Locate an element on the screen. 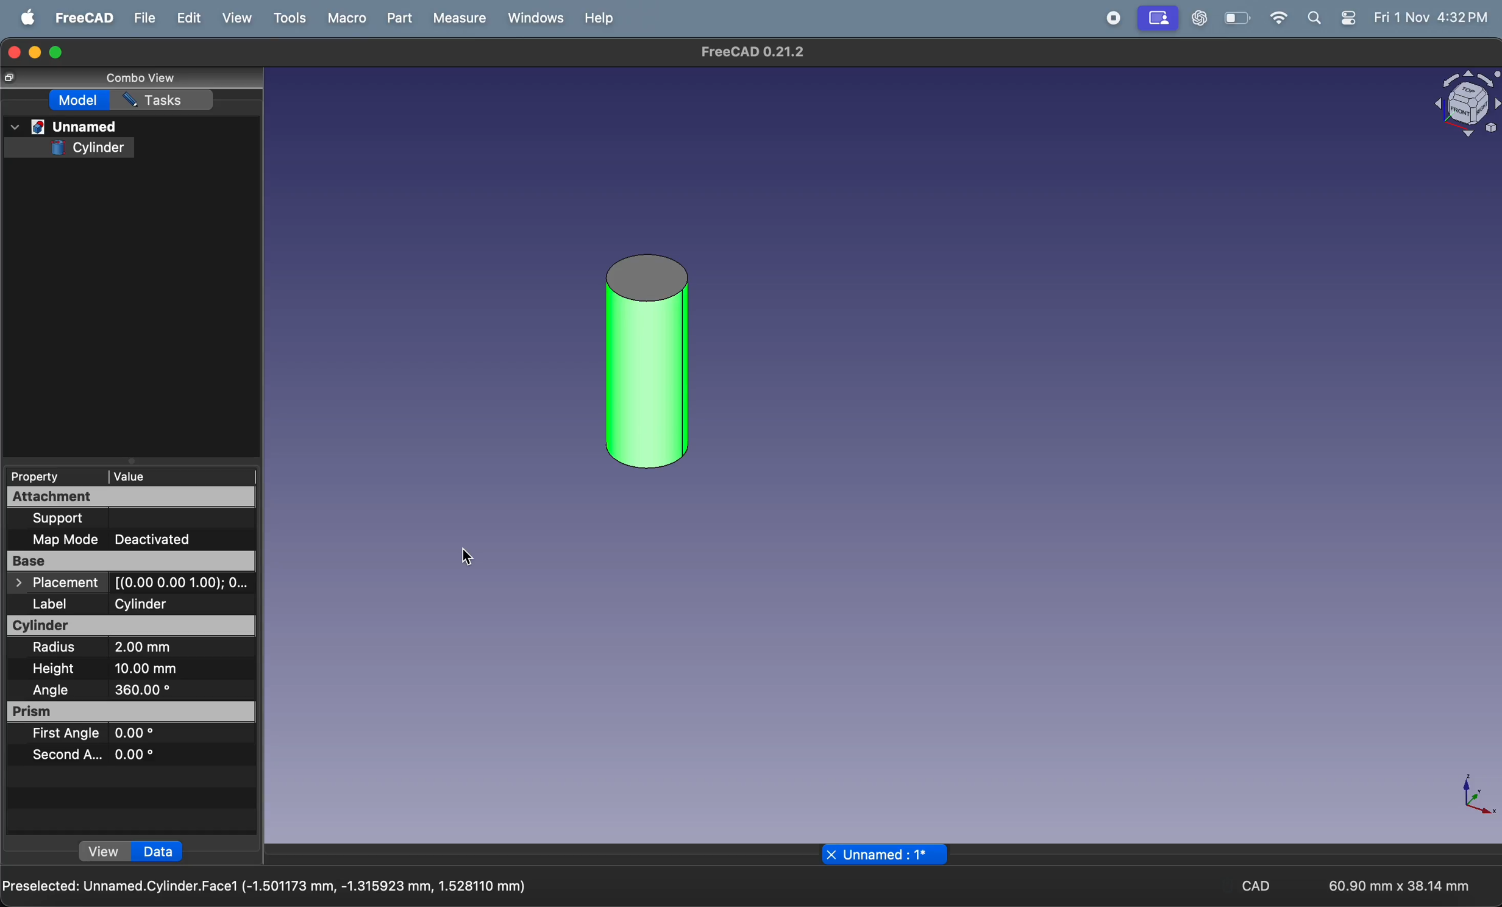 This screenshot has width=1502, height=907. model is located at coordinates (79, 101).